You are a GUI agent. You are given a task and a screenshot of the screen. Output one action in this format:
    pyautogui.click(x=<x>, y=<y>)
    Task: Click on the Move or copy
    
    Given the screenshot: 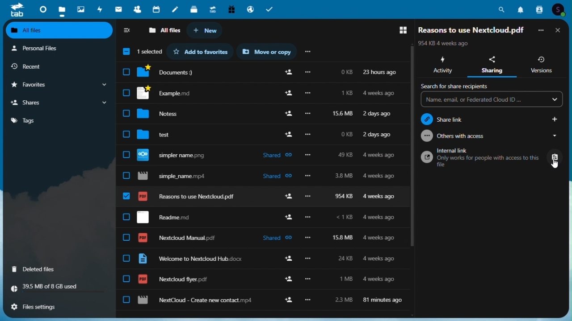 What is the action you would take?
    pyautogui.click(x=266, y=51)
    